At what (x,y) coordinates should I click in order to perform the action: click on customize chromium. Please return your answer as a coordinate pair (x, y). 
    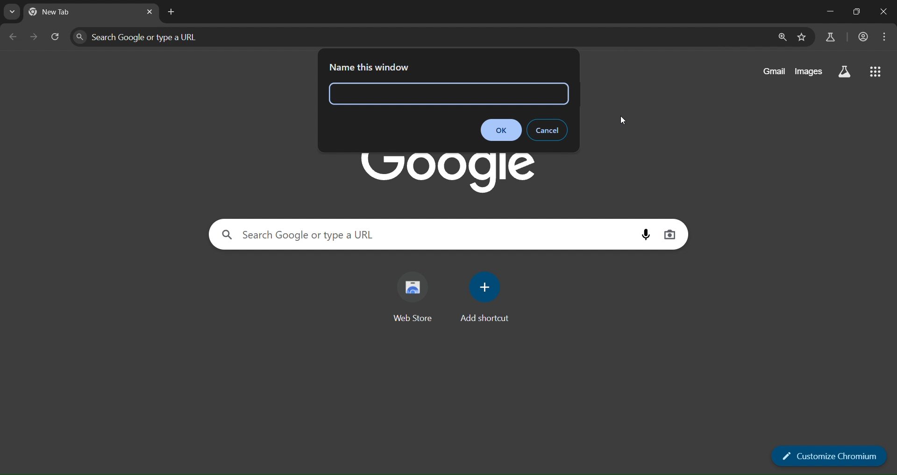
    Looking at the image, I should click on (830, 455).